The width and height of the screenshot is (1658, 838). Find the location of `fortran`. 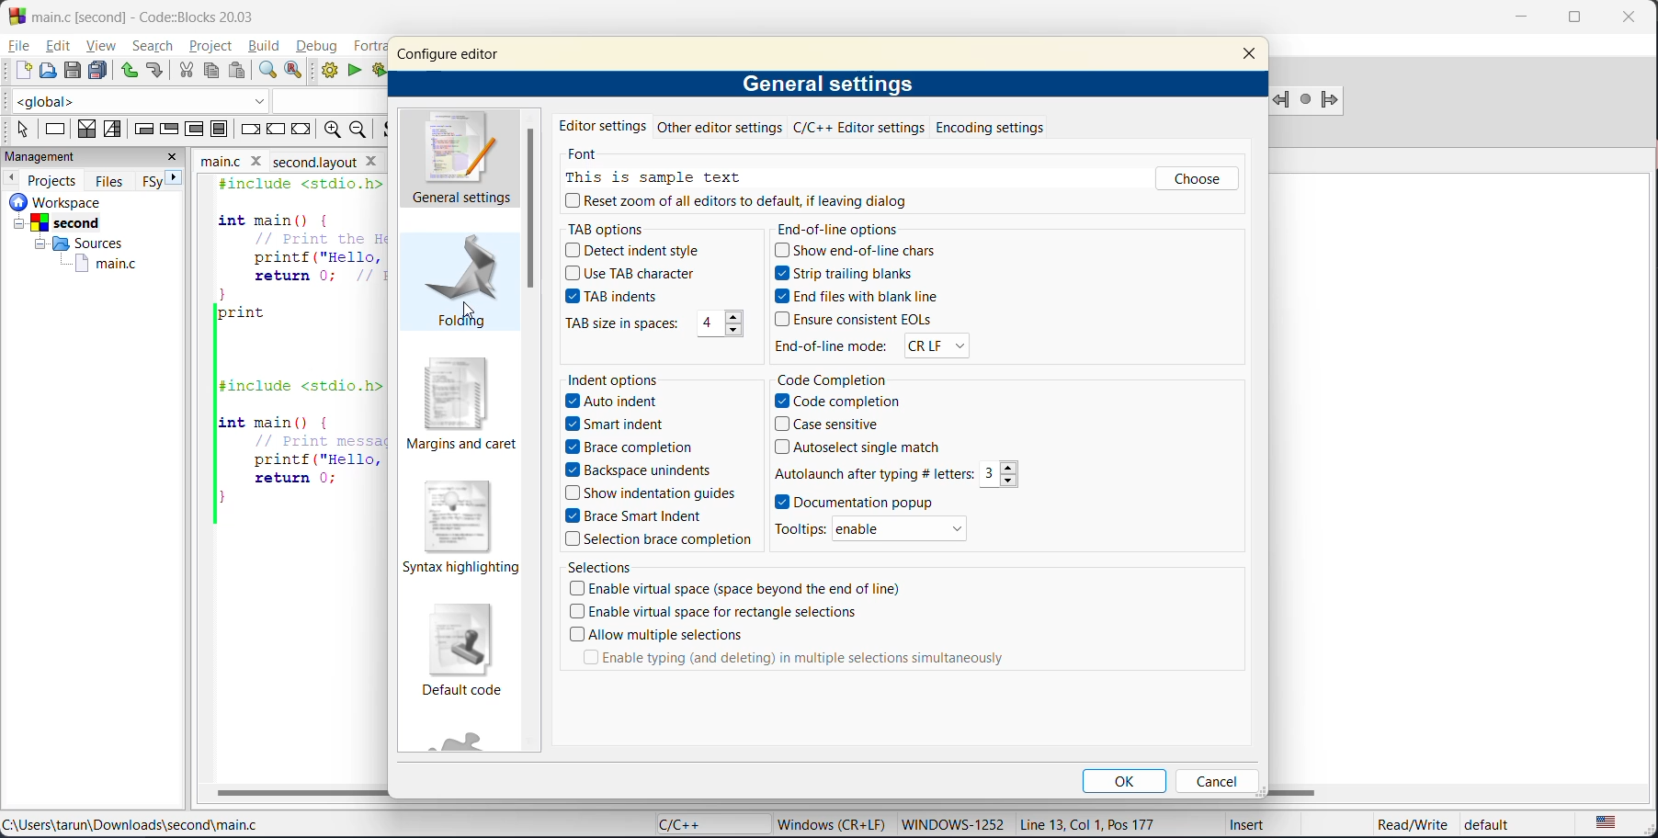

fortran is located at coordinates (369, 48).